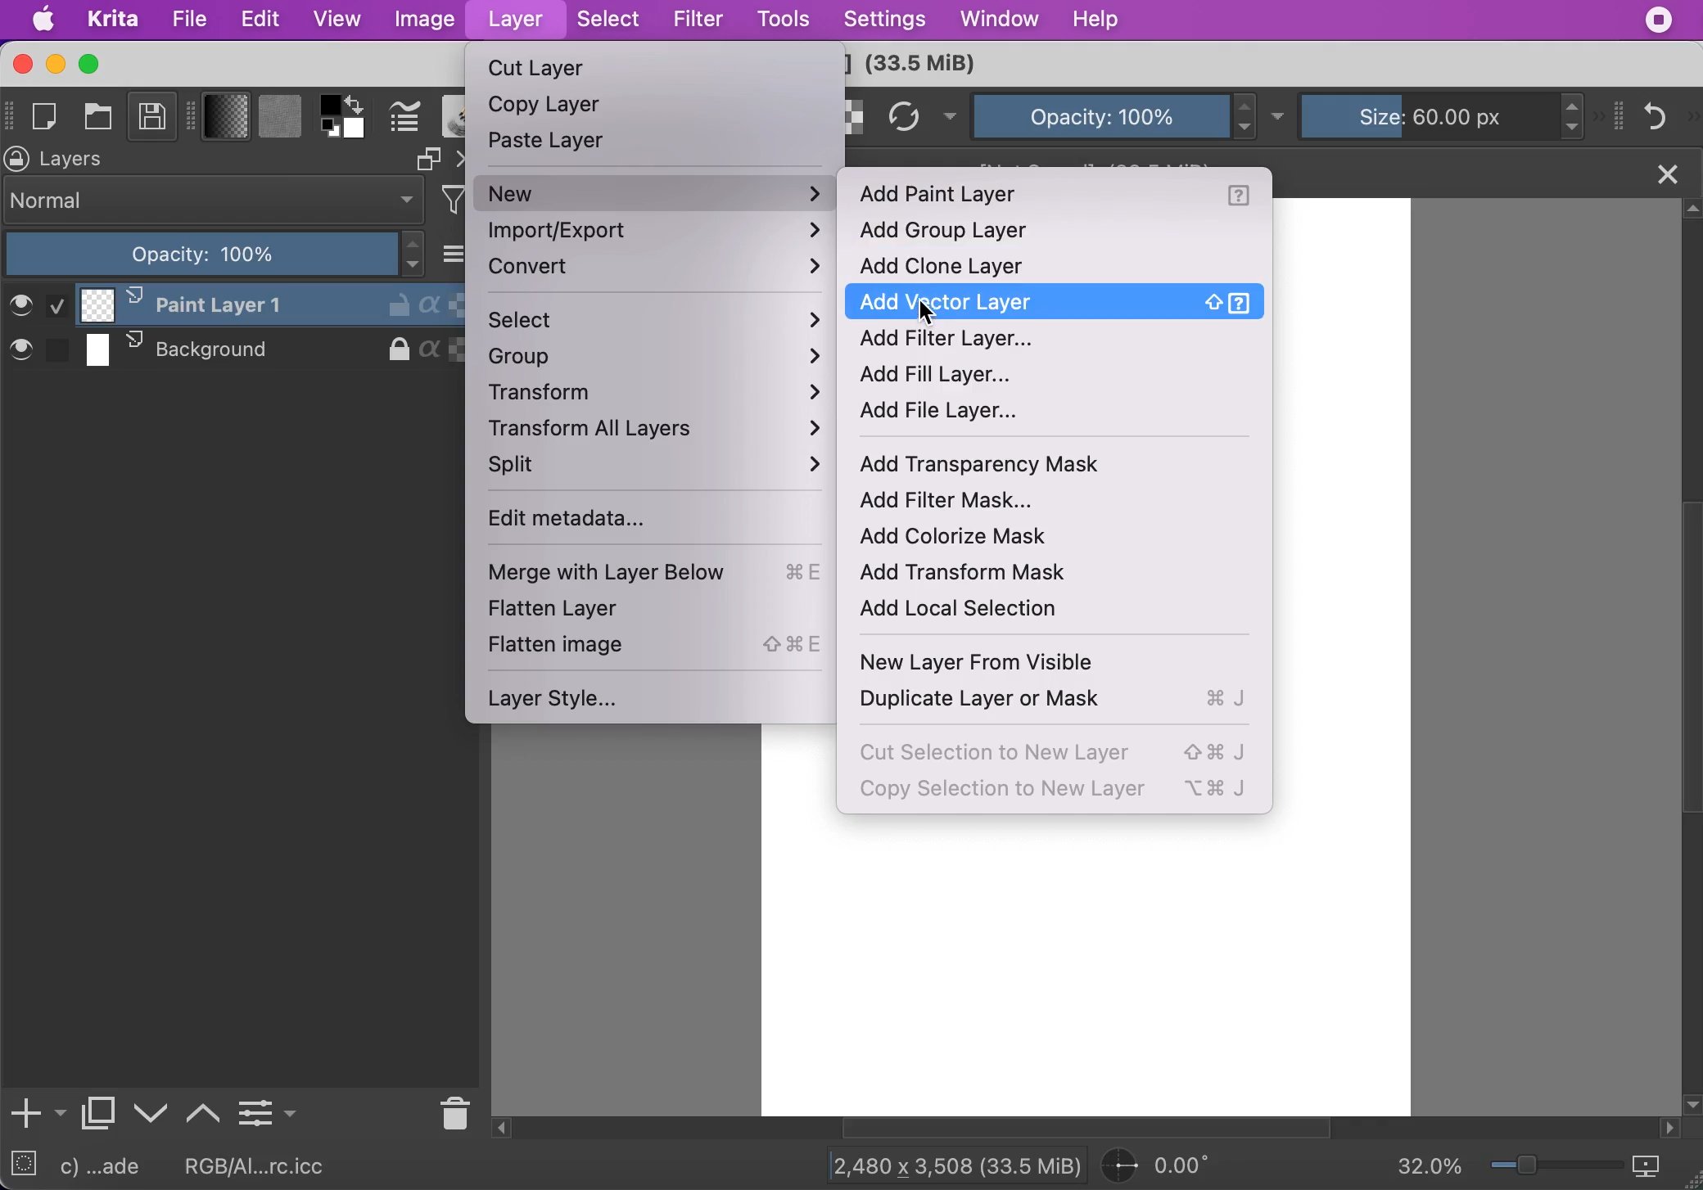 Image resolution: width=1703 pixels, height=1190 pixels. What do you see at coordinates (969, 500) in the screenshot?
I see `add filter mask` at bounding box center [969, 500].